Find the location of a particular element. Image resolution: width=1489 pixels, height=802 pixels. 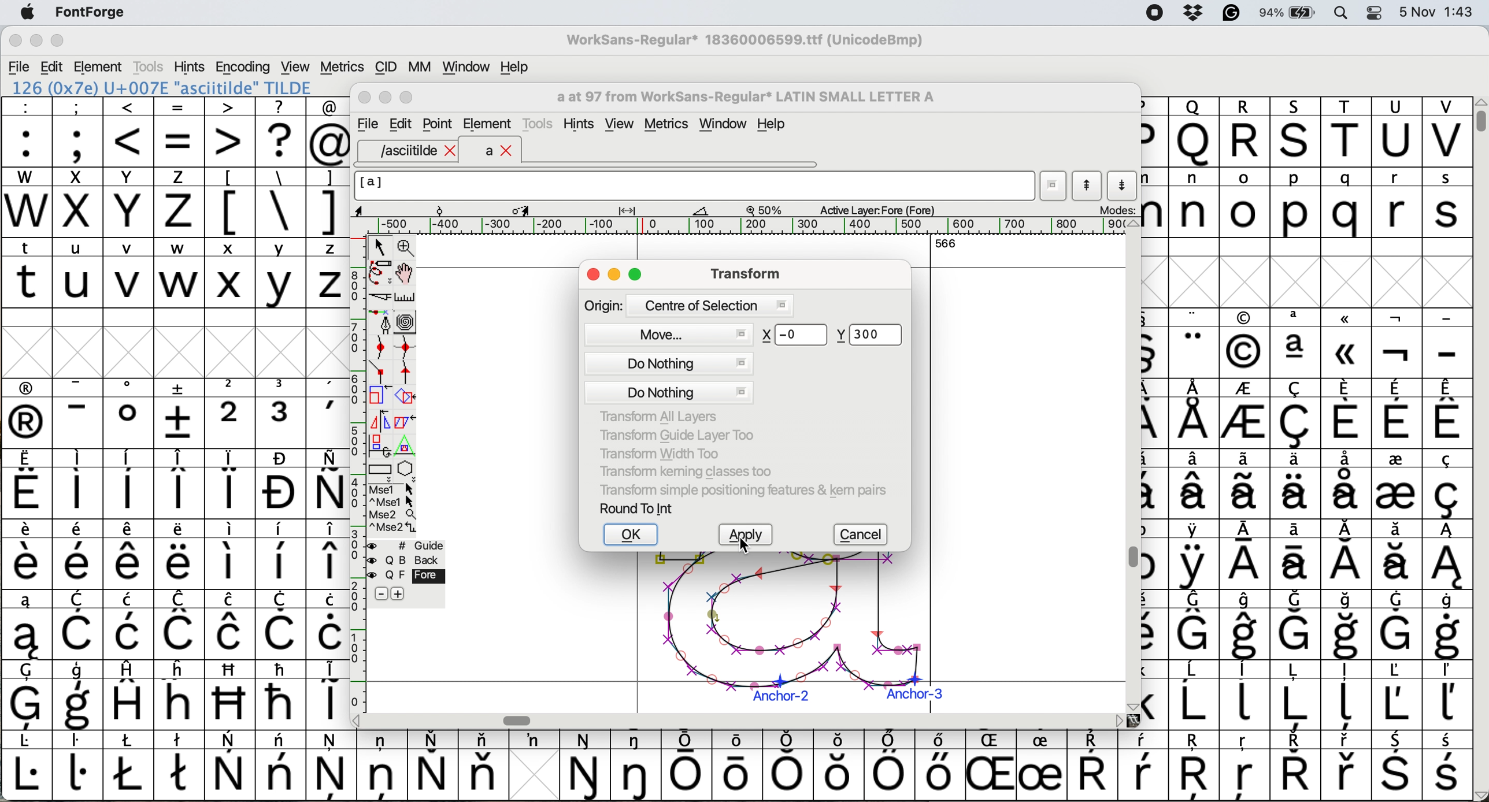

symbol is located at coordinates (231, 554).